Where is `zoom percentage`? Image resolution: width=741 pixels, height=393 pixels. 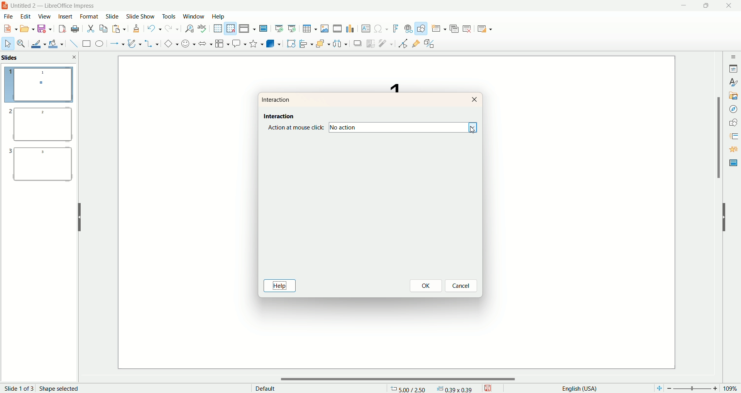
zoom percentage is located at coordinates (732, 388).